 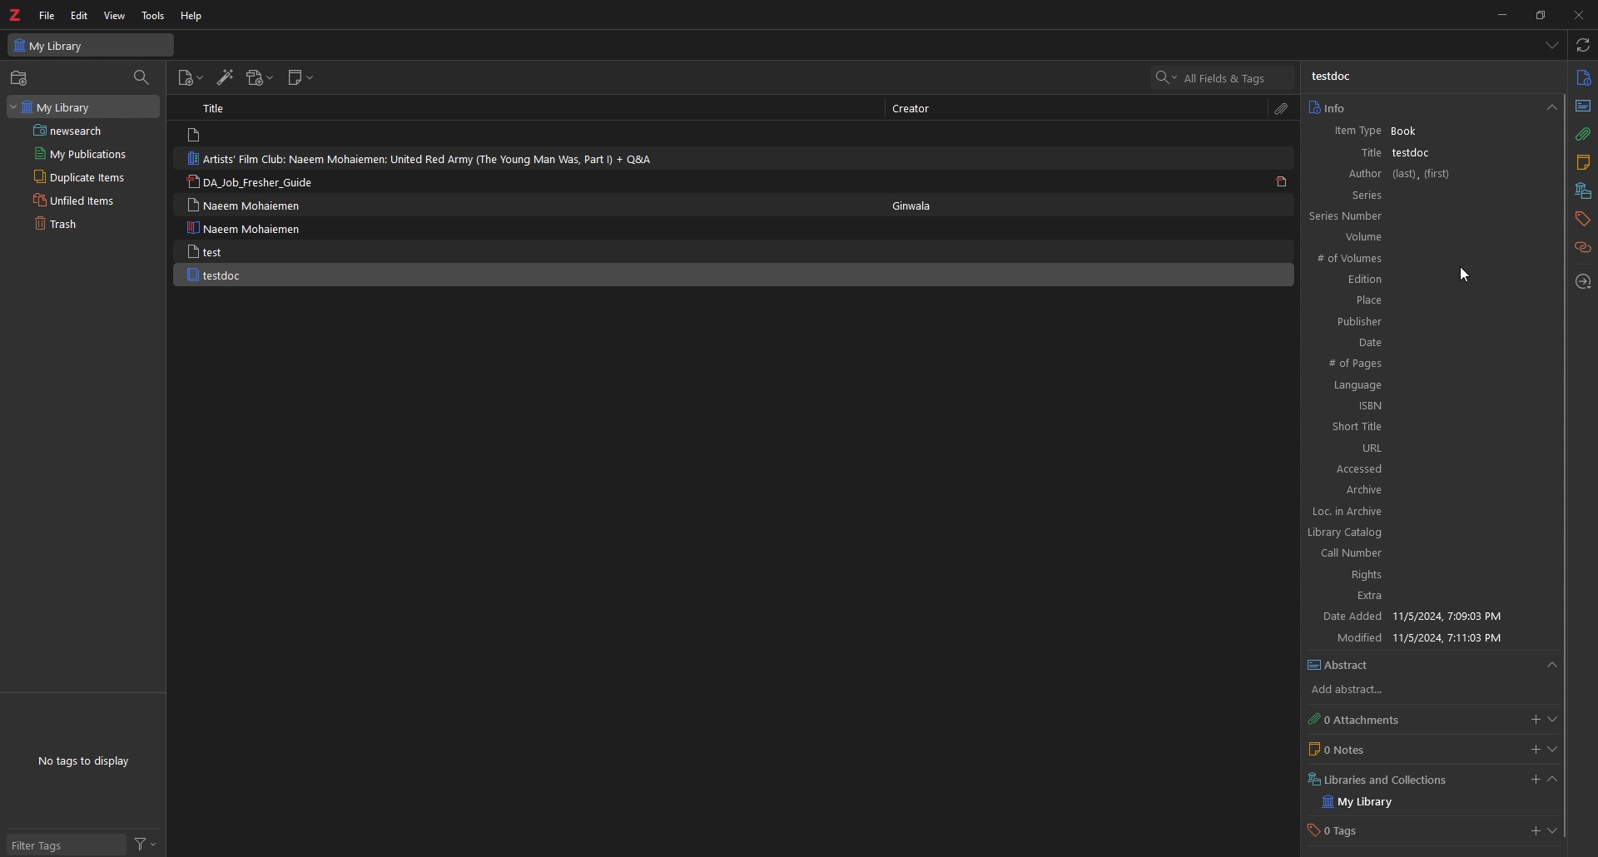 I want to click on help, so click(x=192, y=16).